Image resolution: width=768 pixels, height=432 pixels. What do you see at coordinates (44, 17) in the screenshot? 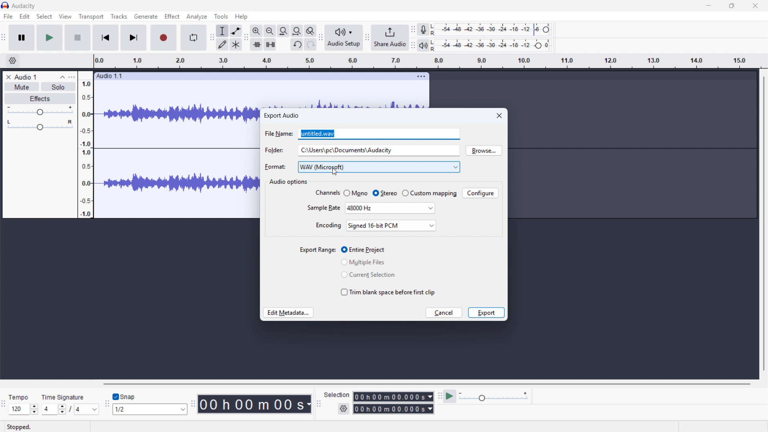
I see `Select ` at bounding box center [44, 17].